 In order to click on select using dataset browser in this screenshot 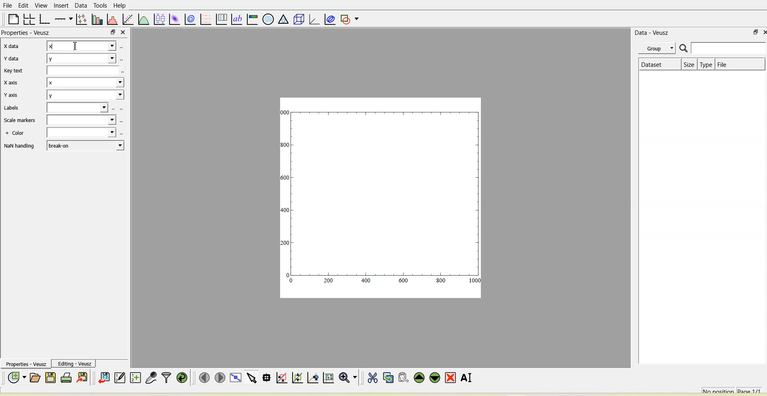, I will do `click(114, 109)`.